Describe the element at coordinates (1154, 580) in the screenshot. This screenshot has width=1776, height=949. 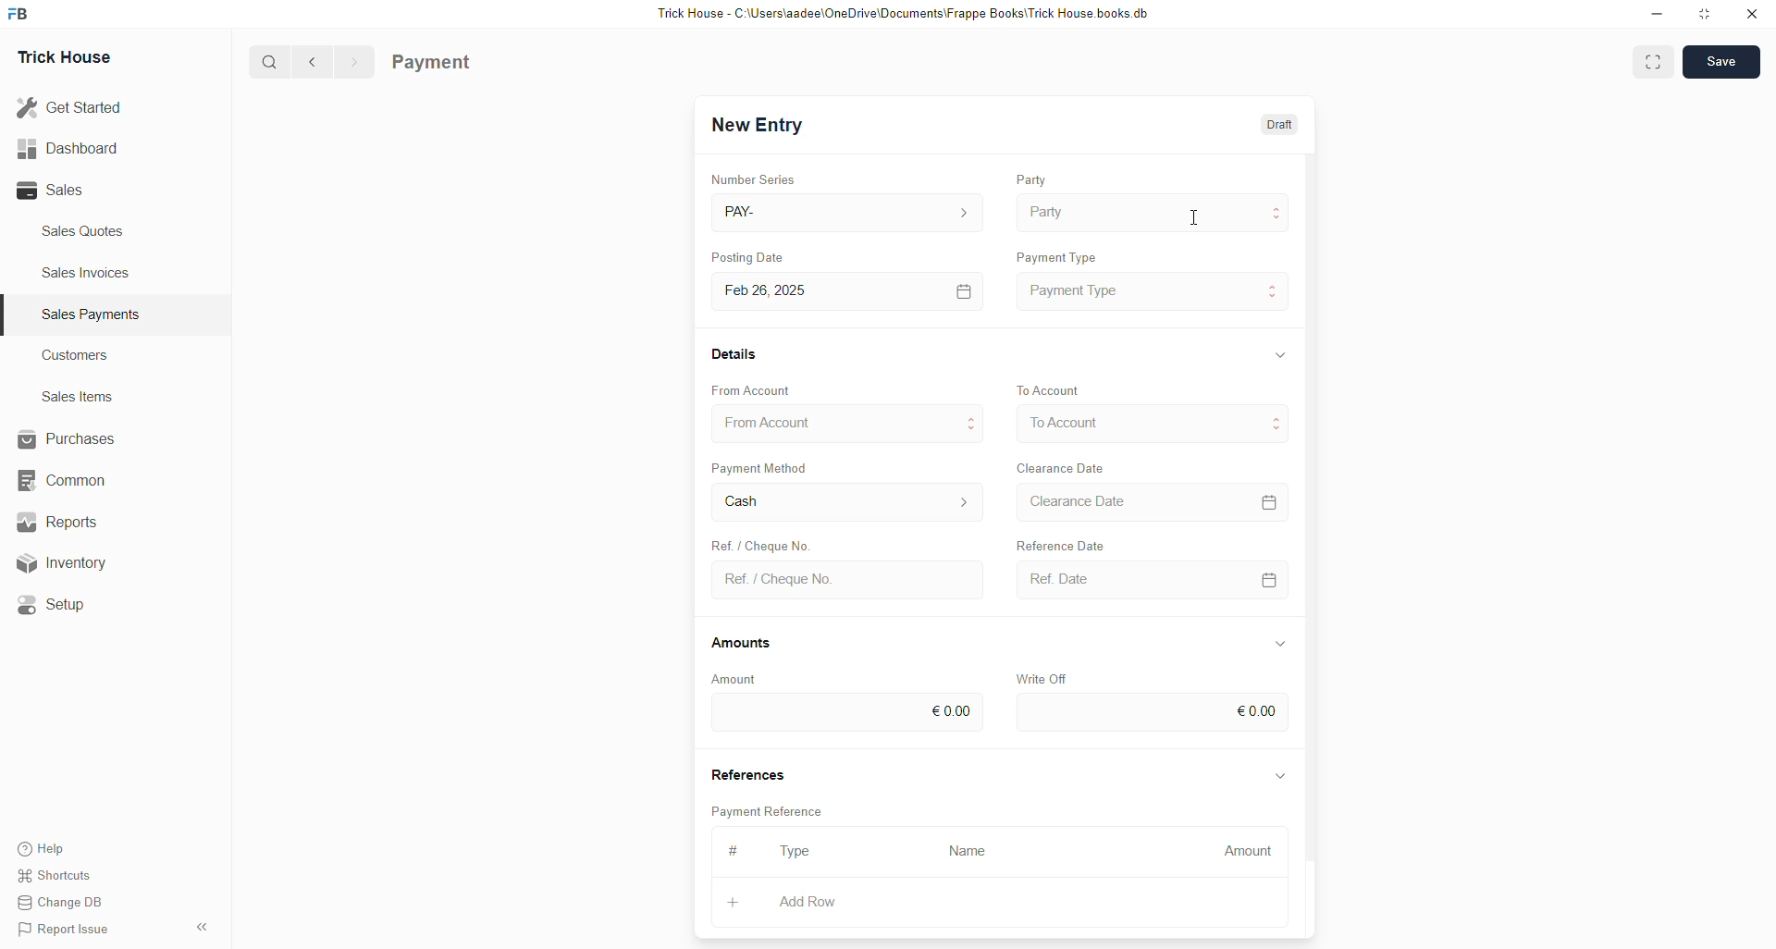
I see `Ref. Date` at that location.